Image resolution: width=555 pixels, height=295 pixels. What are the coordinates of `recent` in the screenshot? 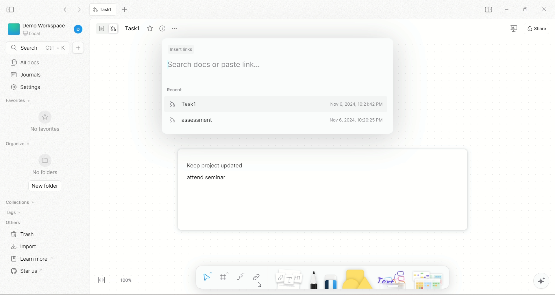 It's located at (176, 88).